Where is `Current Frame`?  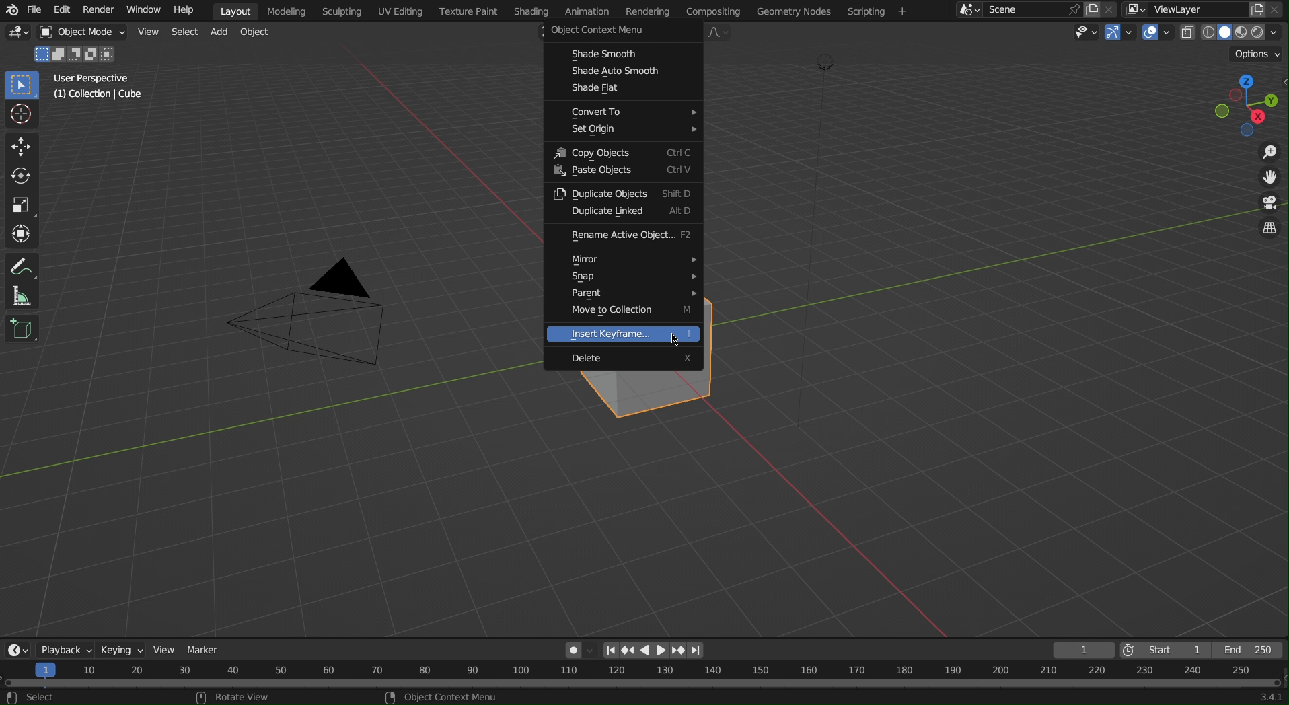 Current Frame is located at coordinates (1082, 650).